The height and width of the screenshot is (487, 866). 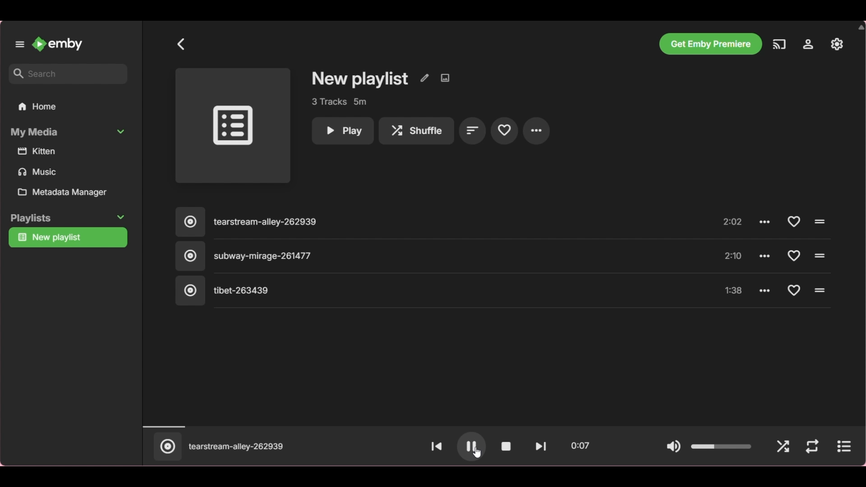 I want to click on Shuffle, so click(x=416, y=131).